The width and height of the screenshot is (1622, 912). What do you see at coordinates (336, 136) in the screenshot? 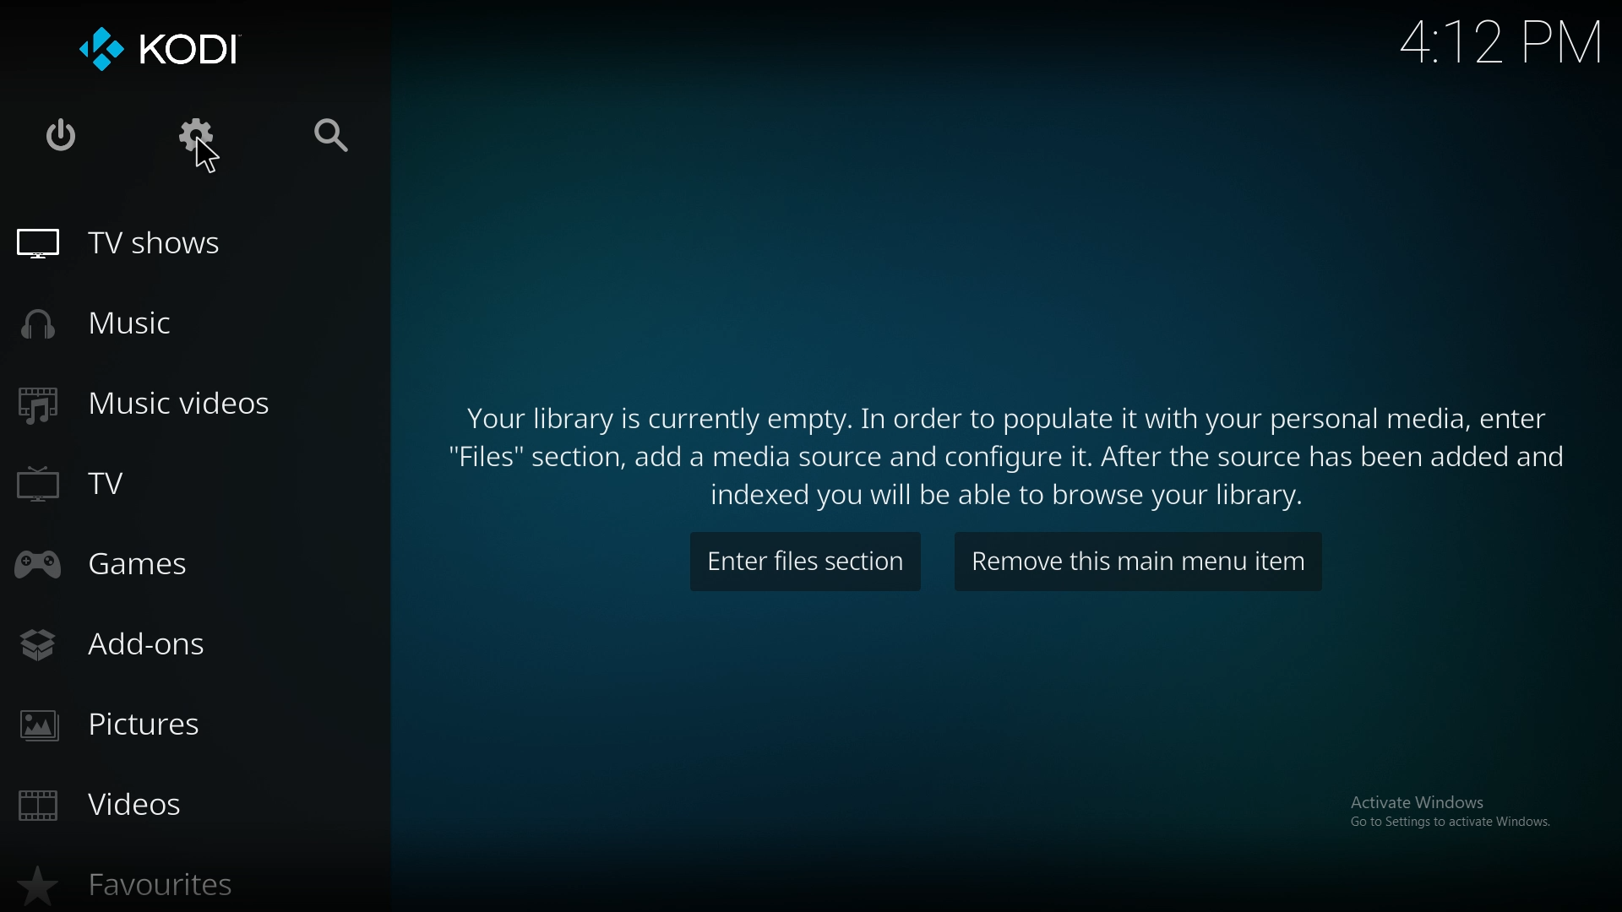
I see `search` at bounding box center [336, 136].